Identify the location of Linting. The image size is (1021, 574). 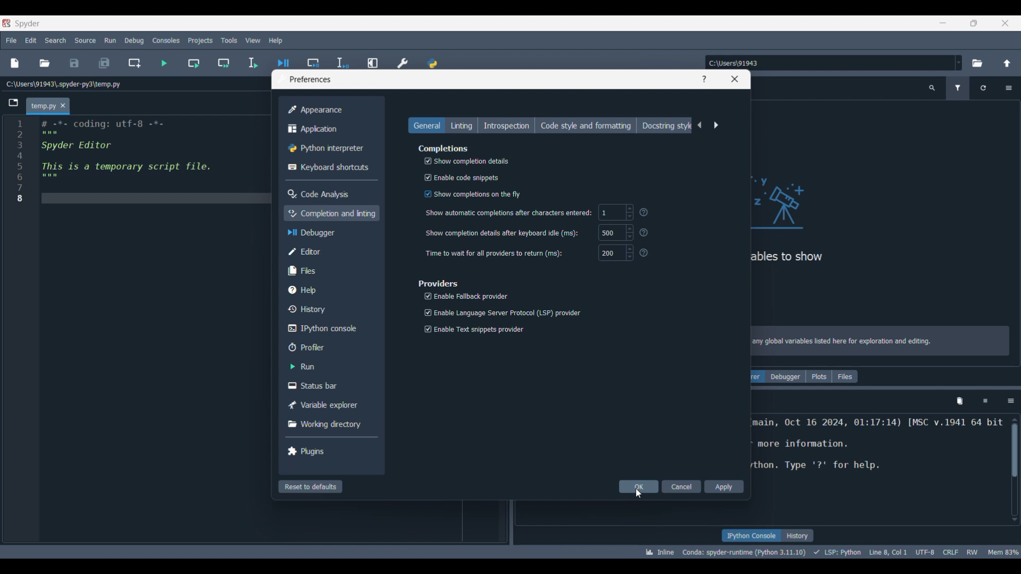
(461, 125).